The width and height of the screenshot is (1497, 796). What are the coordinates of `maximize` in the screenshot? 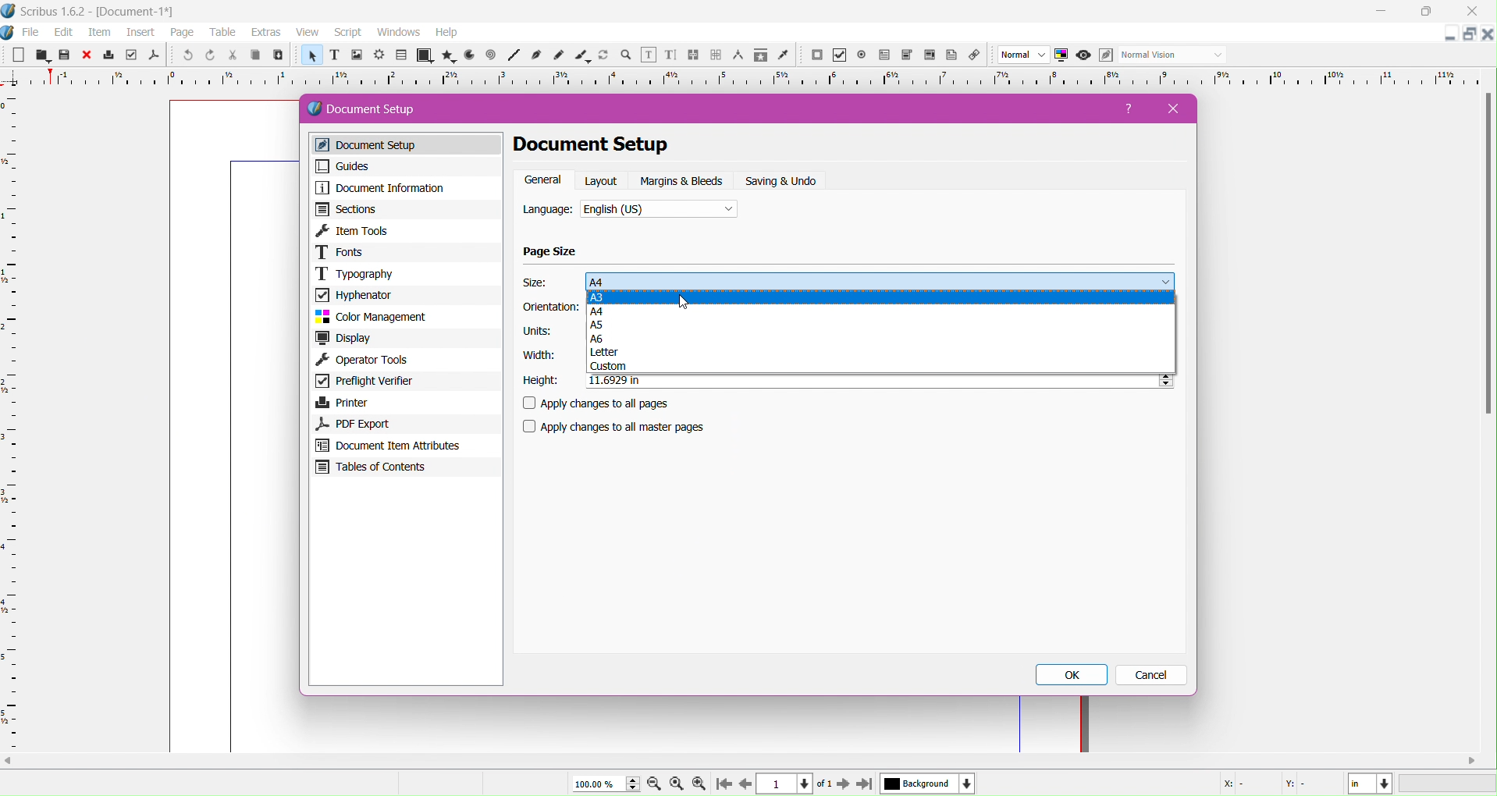 It's located at (1431, 12).